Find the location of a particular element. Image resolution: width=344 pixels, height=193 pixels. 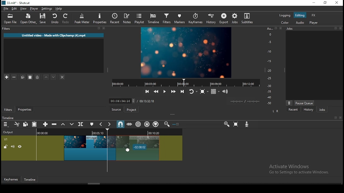

split at playhead is located at coordinates (81, 125).